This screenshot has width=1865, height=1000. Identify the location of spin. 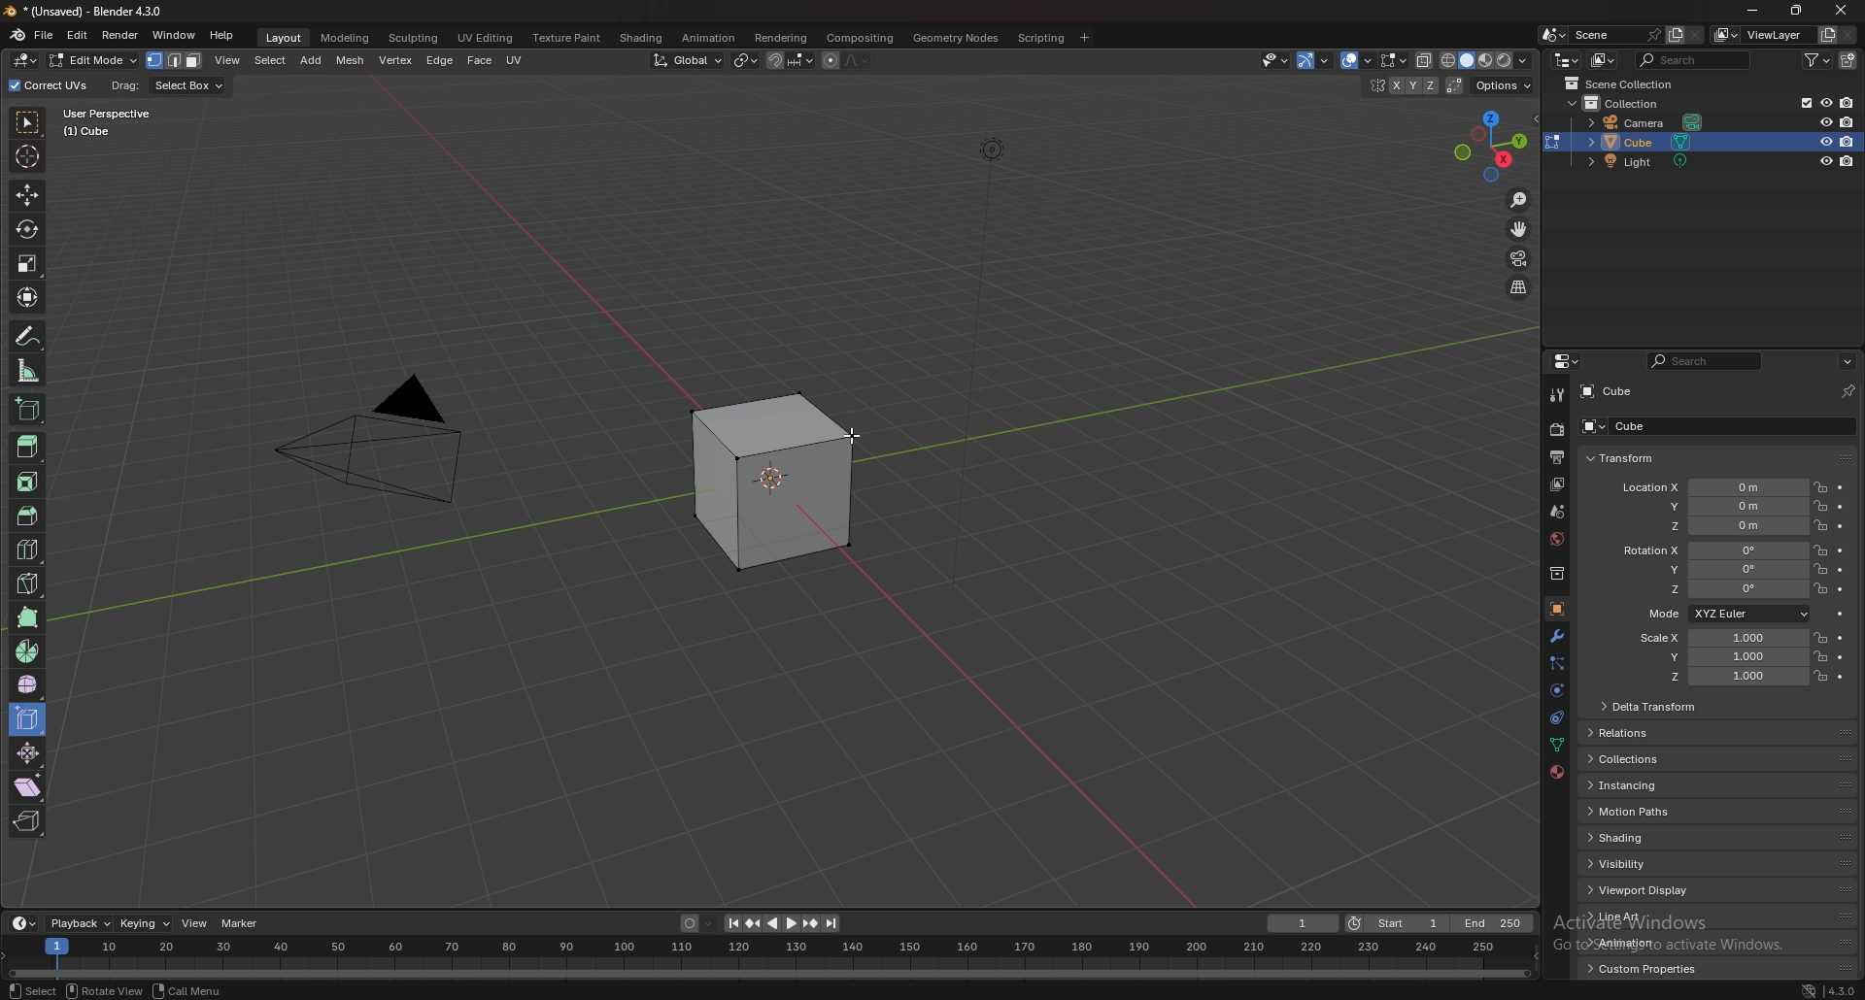
(27, 652).